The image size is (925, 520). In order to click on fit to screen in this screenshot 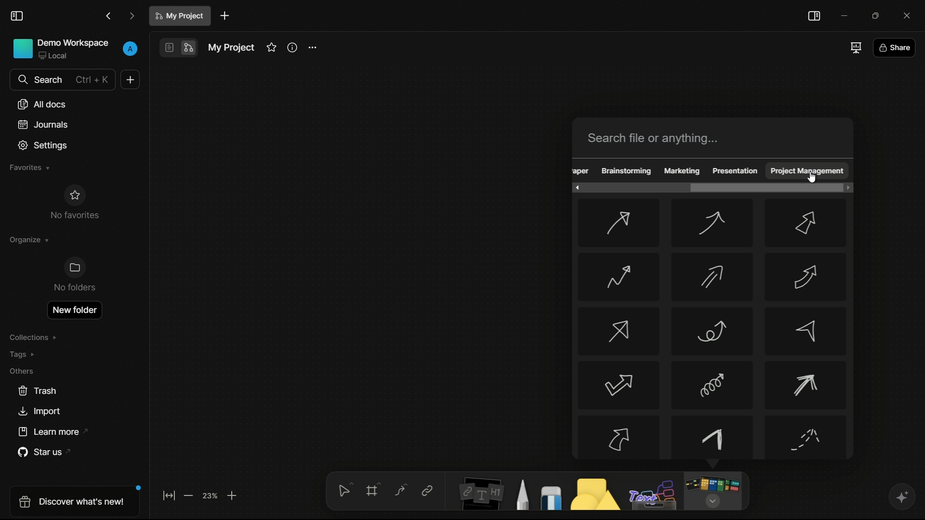, I will do `click(169, 495)`.